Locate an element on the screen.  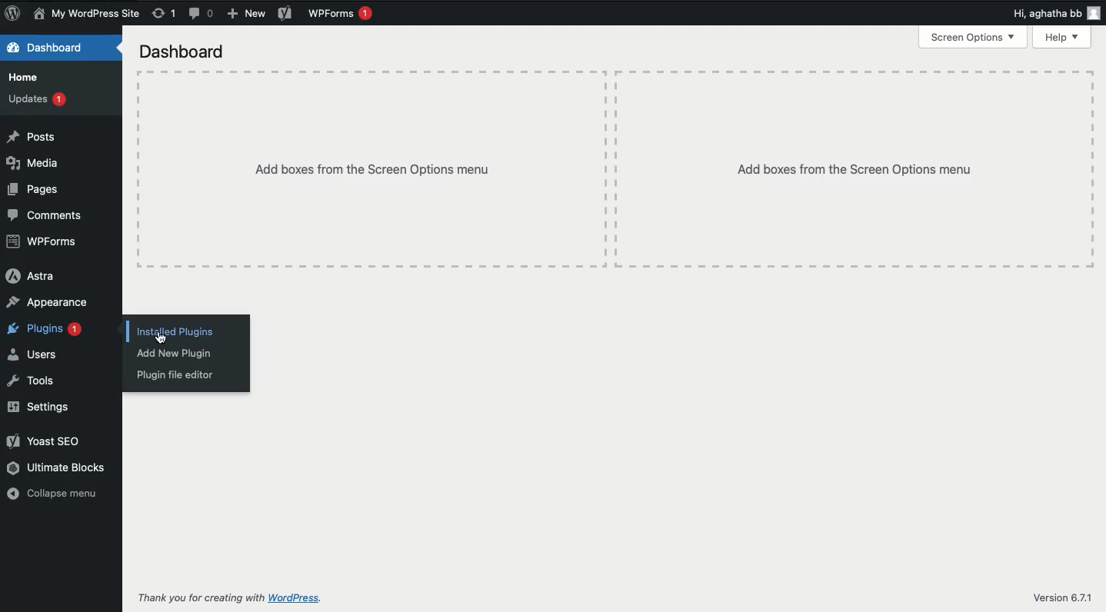
Version 6.7.1 is located at coordinates (1067, 599).